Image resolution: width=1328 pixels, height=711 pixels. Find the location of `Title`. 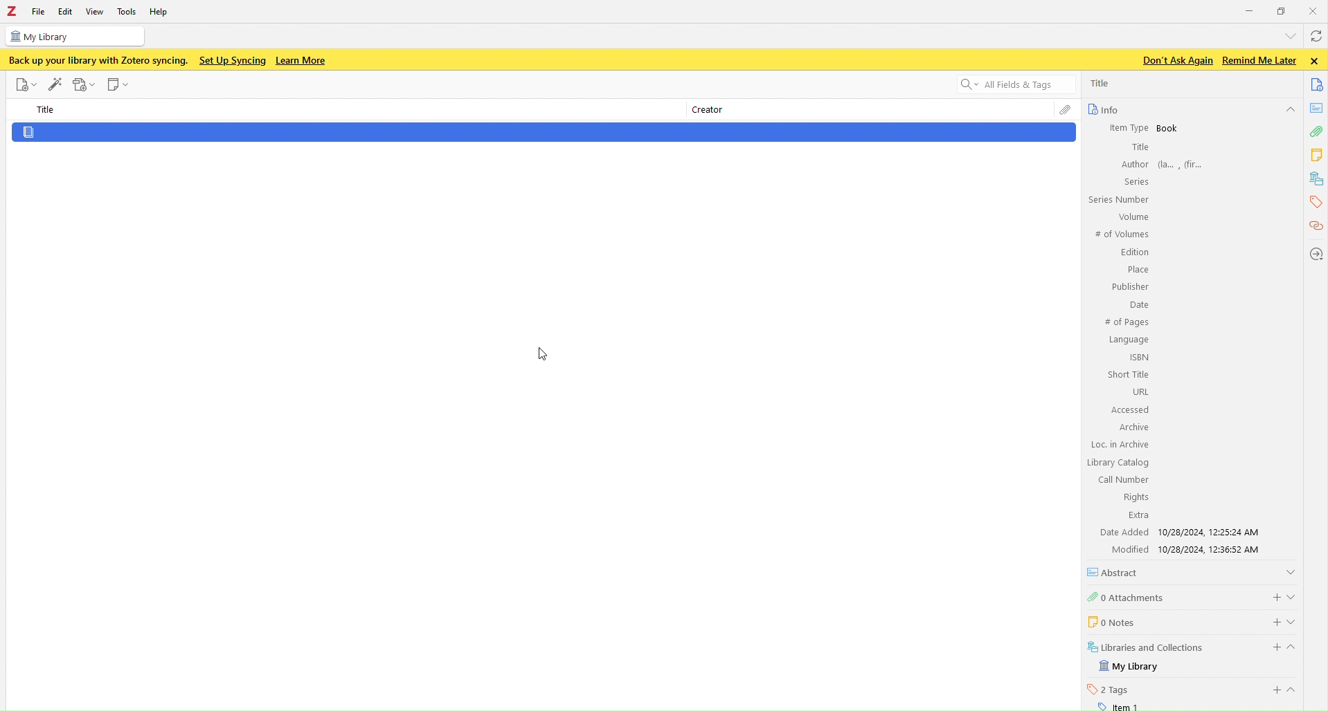

Title is located at coordinates (1102, 83).